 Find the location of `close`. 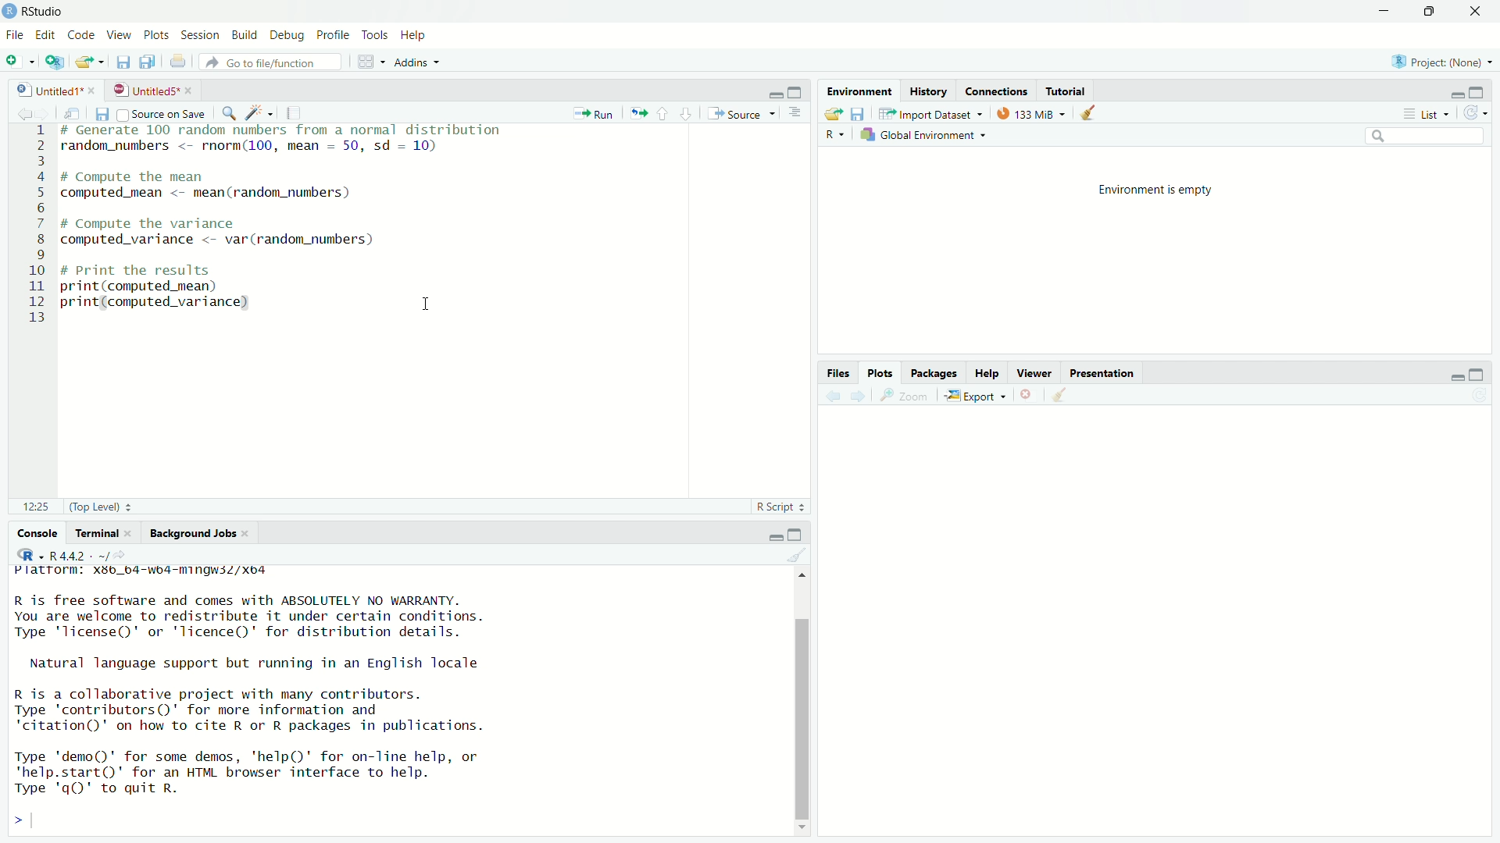

close is located at coordinates (130, 533).